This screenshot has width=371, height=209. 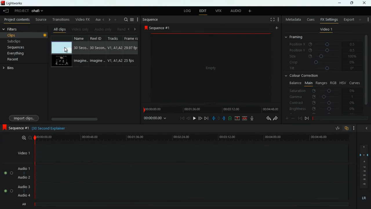 I want to click on gamma, so click(x=325, y=97).